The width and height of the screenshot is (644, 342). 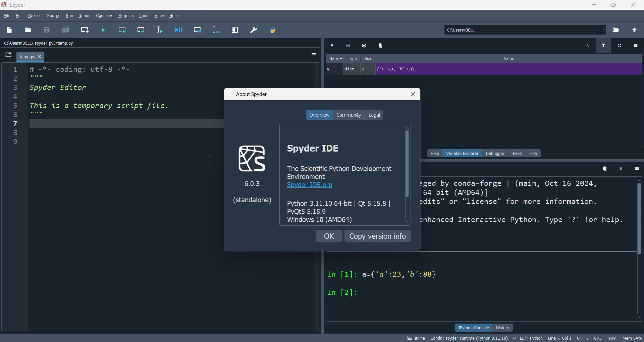 I want to click on file, so click(x=7, y=15).